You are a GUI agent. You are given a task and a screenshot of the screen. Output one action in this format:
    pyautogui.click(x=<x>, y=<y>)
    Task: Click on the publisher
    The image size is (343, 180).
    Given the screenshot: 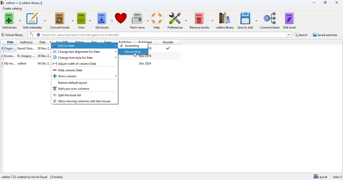 What is the action you would take?
    pyautogui.click(x=125, y=41)
    